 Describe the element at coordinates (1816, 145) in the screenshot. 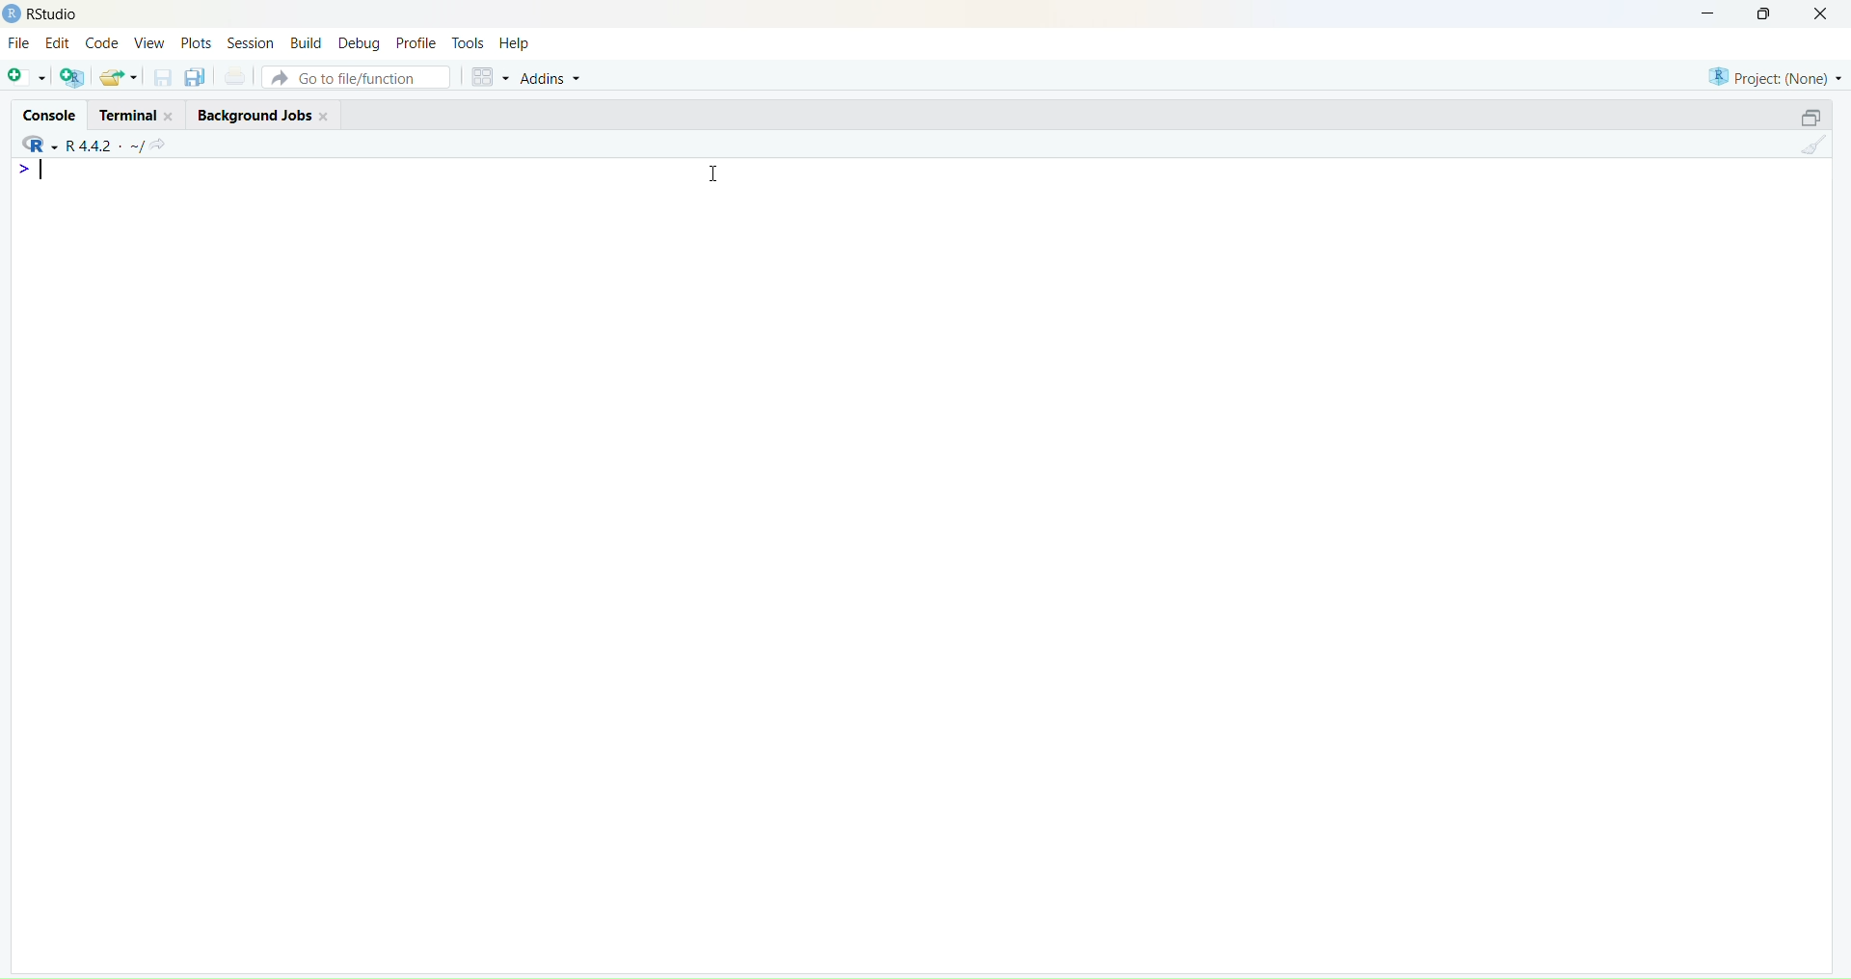

I see `clean` at that location.